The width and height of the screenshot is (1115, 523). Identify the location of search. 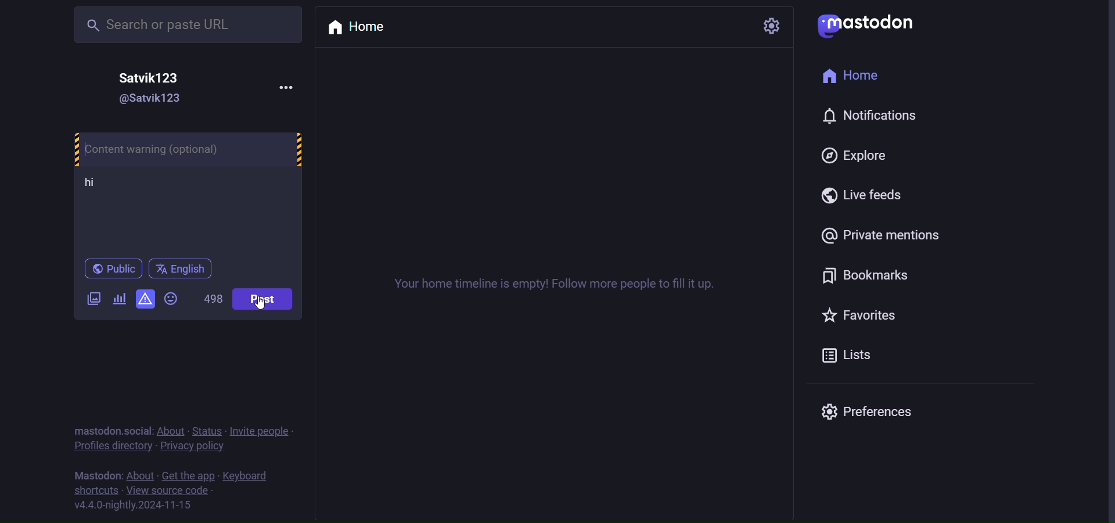
(174, 24).